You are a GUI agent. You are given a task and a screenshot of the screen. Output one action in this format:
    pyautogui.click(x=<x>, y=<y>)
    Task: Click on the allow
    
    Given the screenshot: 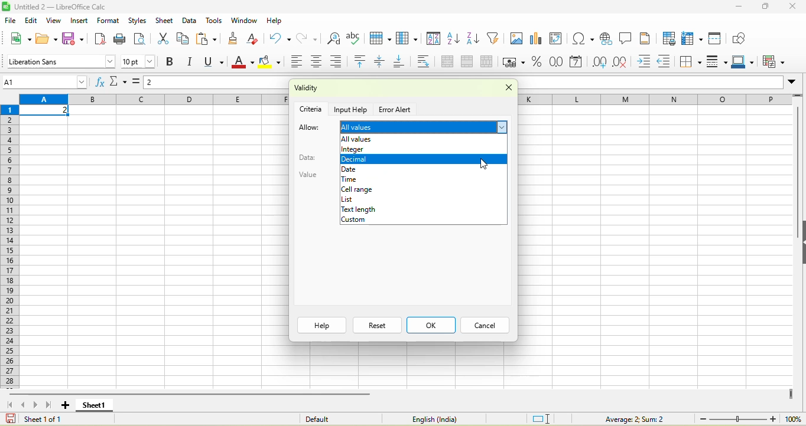 What is the action you would take?
    pyautogui.click(x=310, y=128)
    